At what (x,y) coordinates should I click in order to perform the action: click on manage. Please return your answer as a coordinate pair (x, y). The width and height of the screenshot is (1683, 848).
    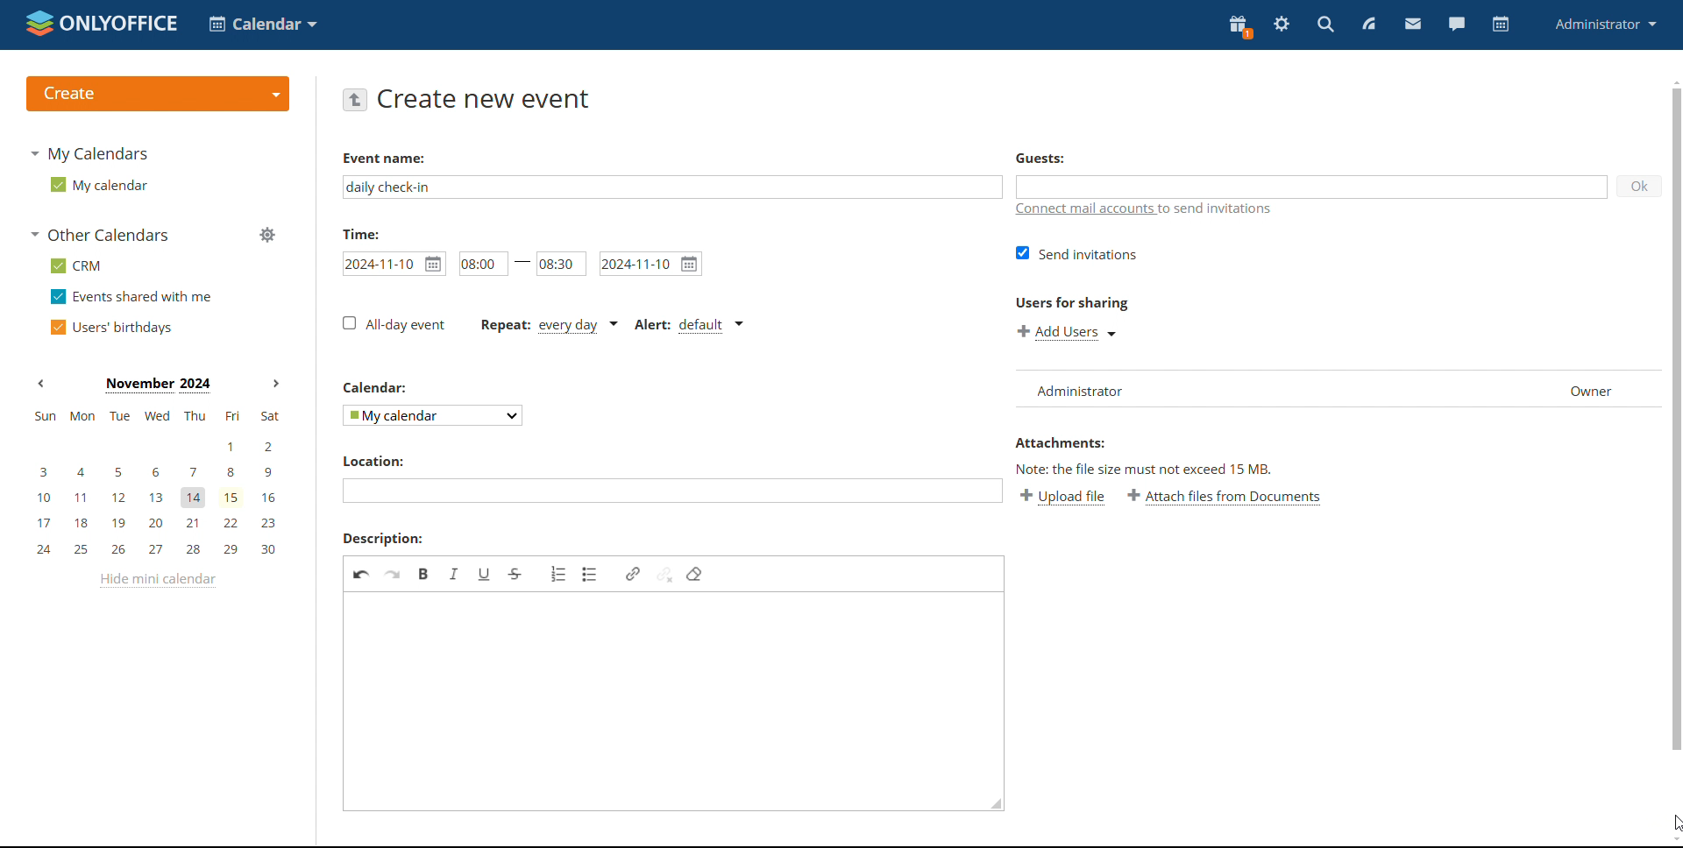
    Looking at the image, I should click on (266, 235).